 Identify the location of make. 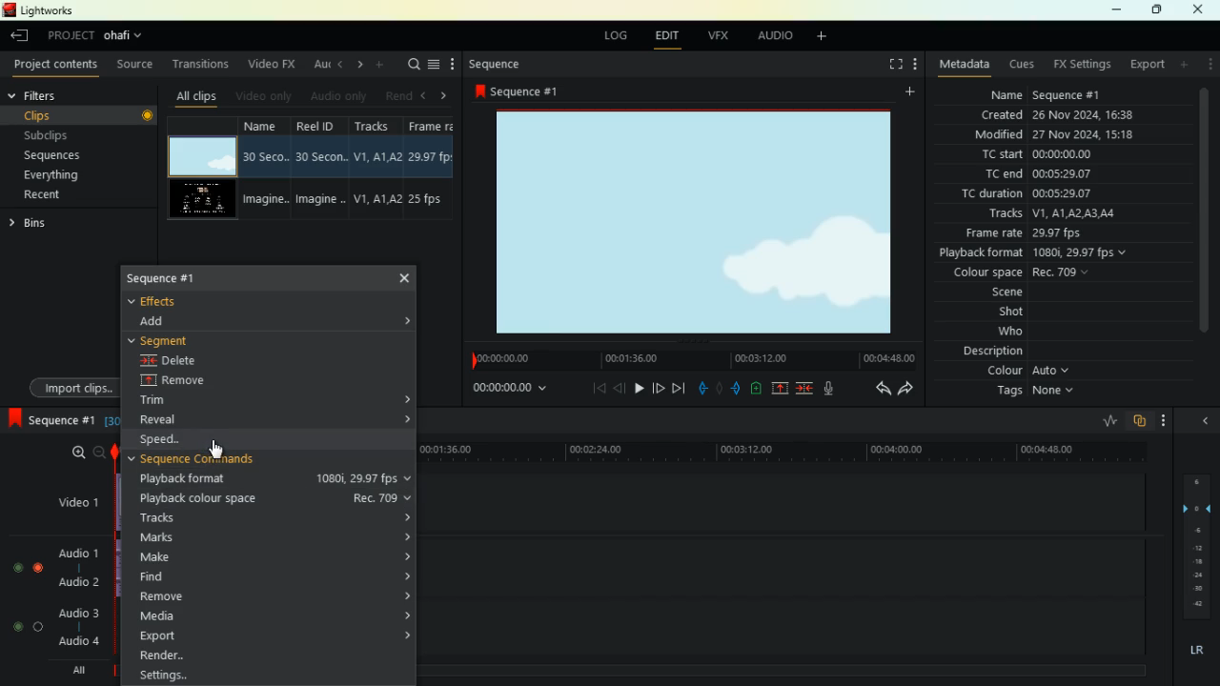
(273, 558).